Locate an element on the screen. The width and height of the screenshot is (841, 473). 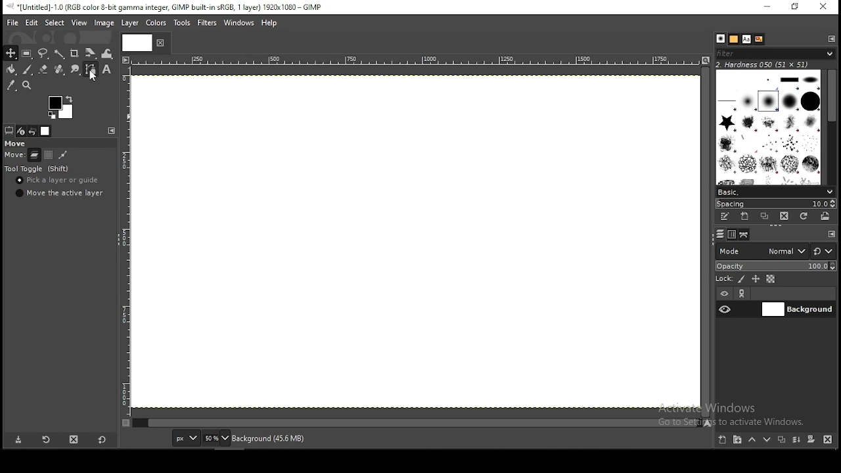
filters is located at coordinates (778, 55).